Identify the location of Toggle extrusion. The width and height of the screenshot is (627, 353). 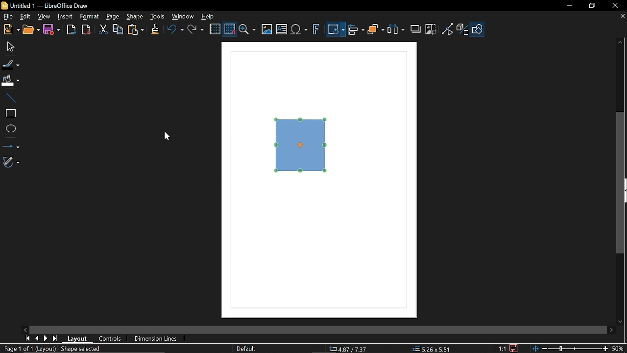
(463, 29).